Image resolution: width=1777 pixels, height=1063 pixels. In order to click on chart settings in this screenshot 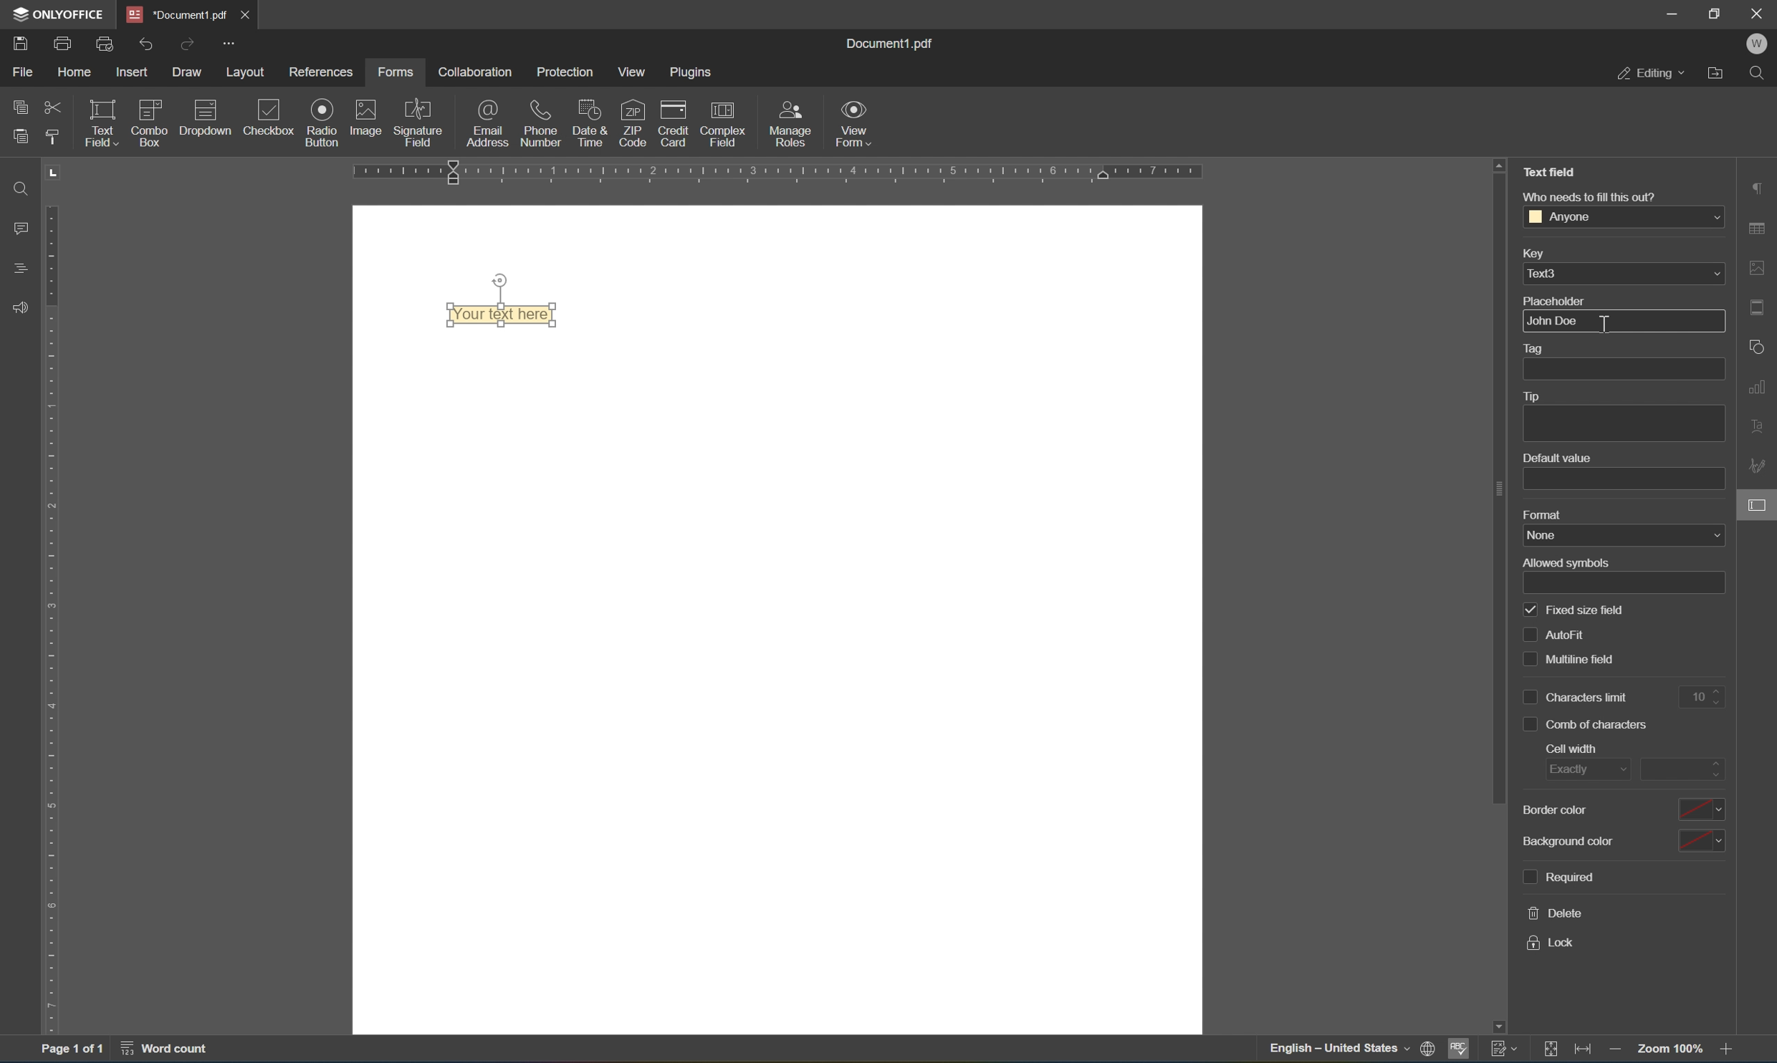, I will do `click(1761, 387)`.